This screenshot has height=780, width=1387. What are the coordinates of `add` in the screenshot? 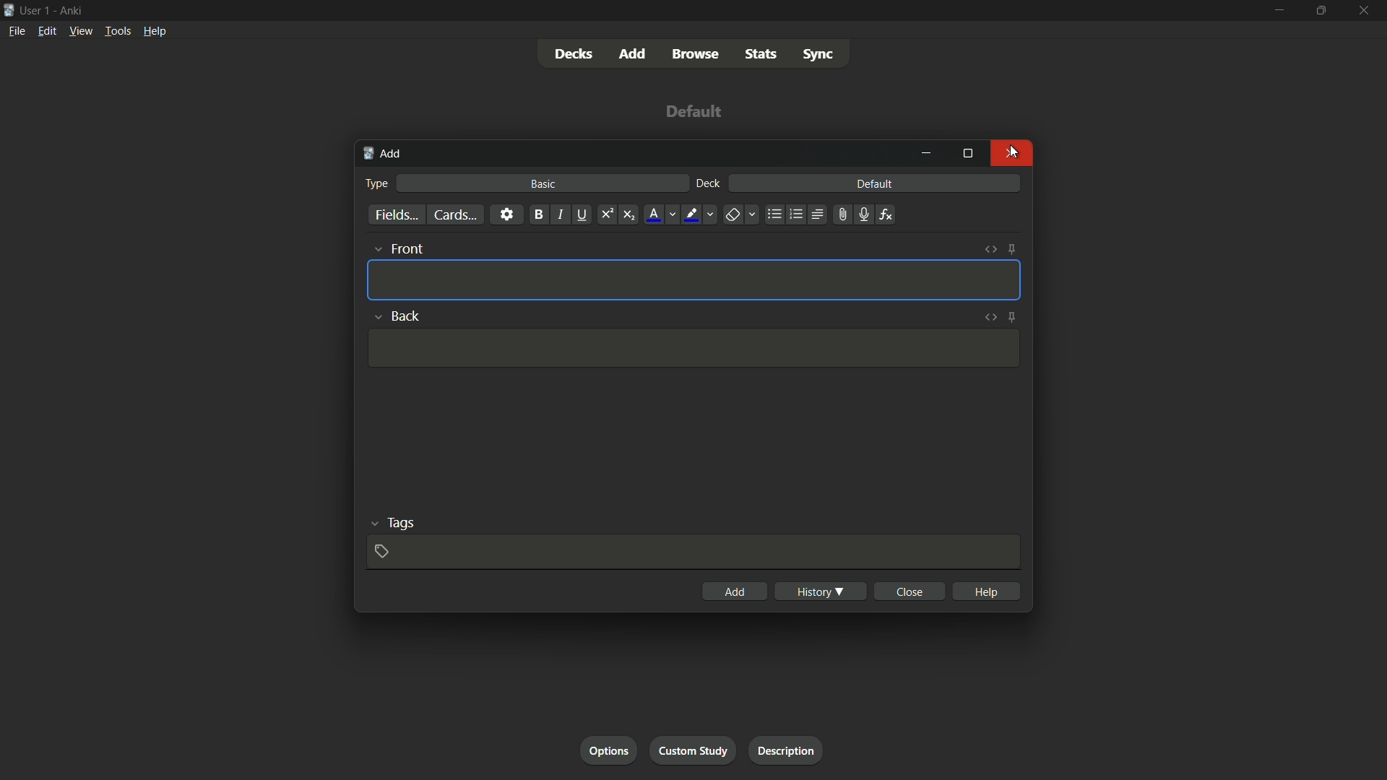 It's located at (735, 591).